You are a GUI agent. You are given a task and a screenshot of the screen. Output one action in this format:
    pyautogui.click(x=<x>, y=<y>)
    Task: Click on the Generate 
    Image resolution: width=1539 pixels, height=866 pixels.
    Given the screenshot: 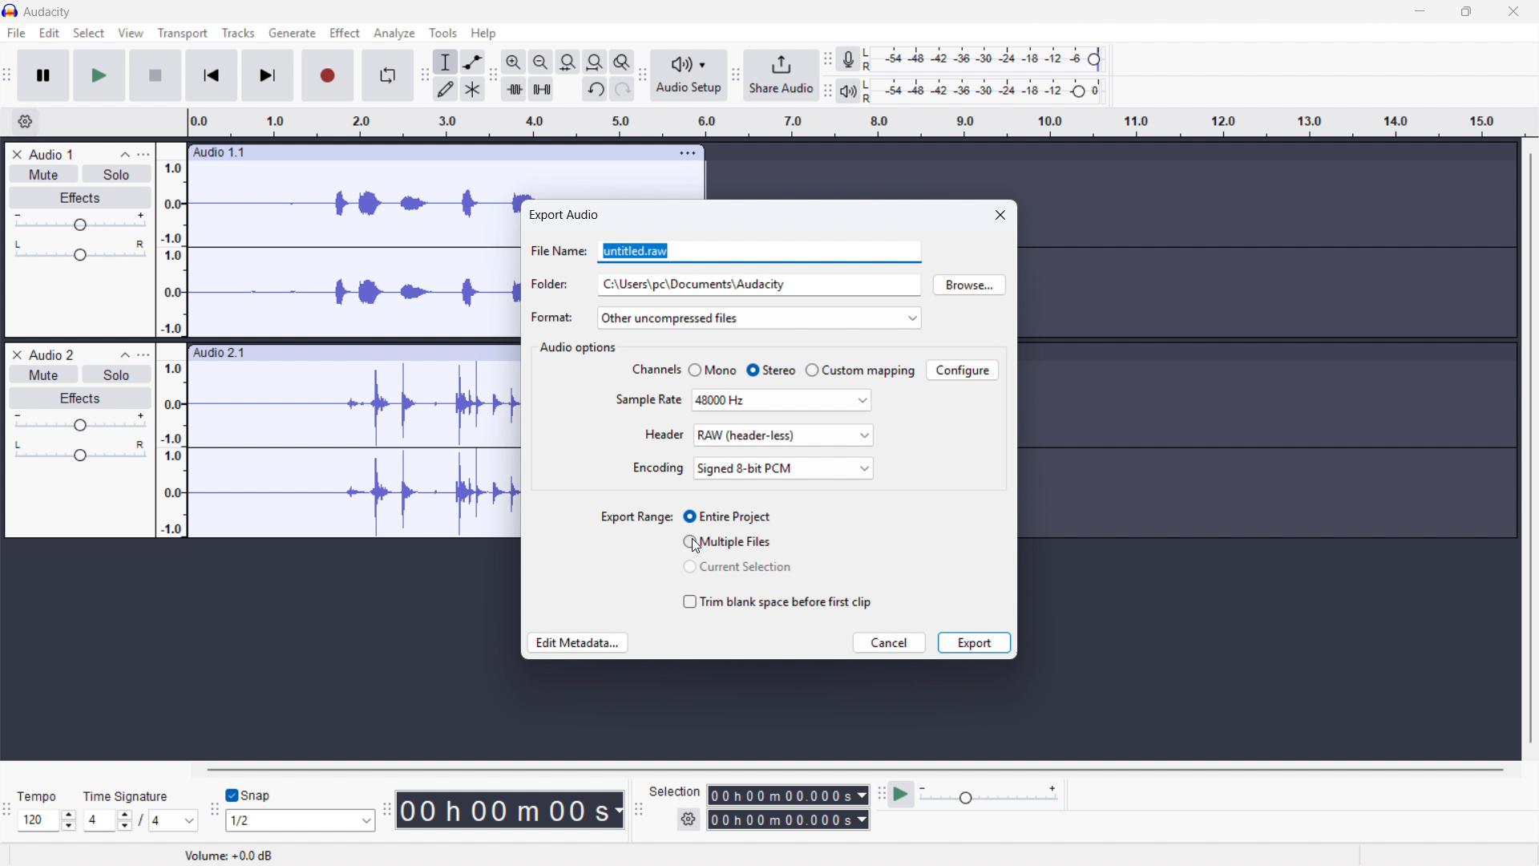 What is the action you would take?
    pyautogui.click(x=293, y=33)
    